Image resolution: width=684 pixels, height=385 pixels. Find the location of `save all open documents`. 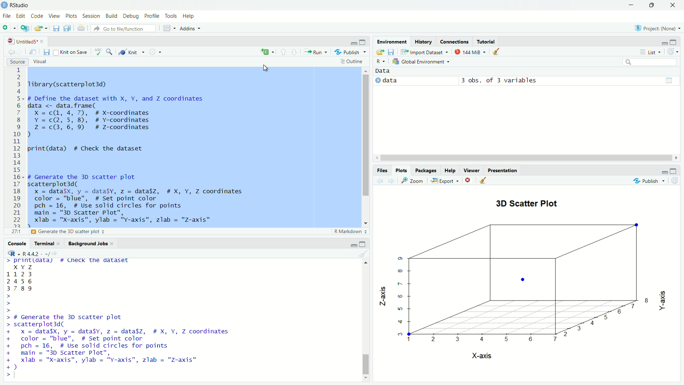

save all open documents is located at coordinates (67, 30).